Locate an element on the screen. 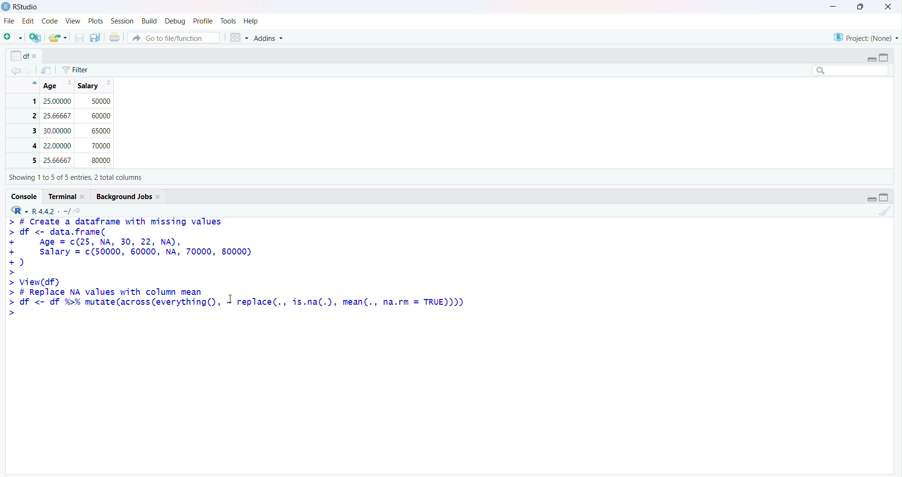  Help is located at coordinates (251, 22).